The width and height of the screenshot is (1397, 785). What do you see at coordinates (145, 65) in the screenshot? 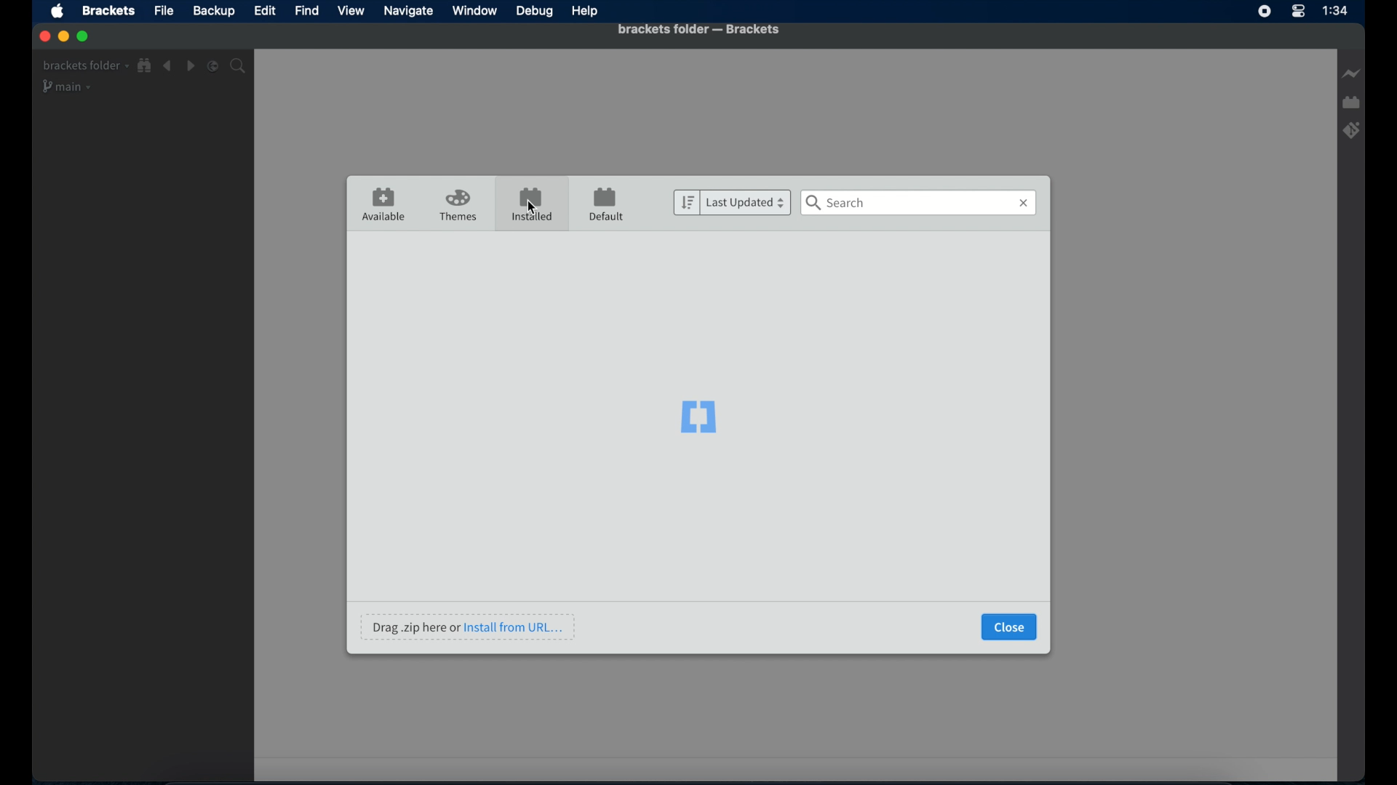
I see `Show fill-in tree` at bounding box center [145, 65].